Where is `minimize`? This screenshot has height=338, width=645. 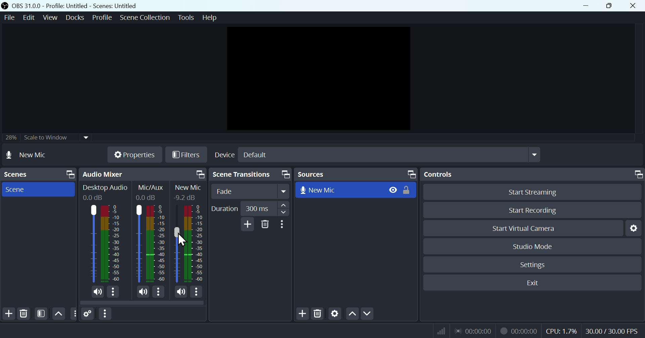
minimize is located at coordinates (588, 6).